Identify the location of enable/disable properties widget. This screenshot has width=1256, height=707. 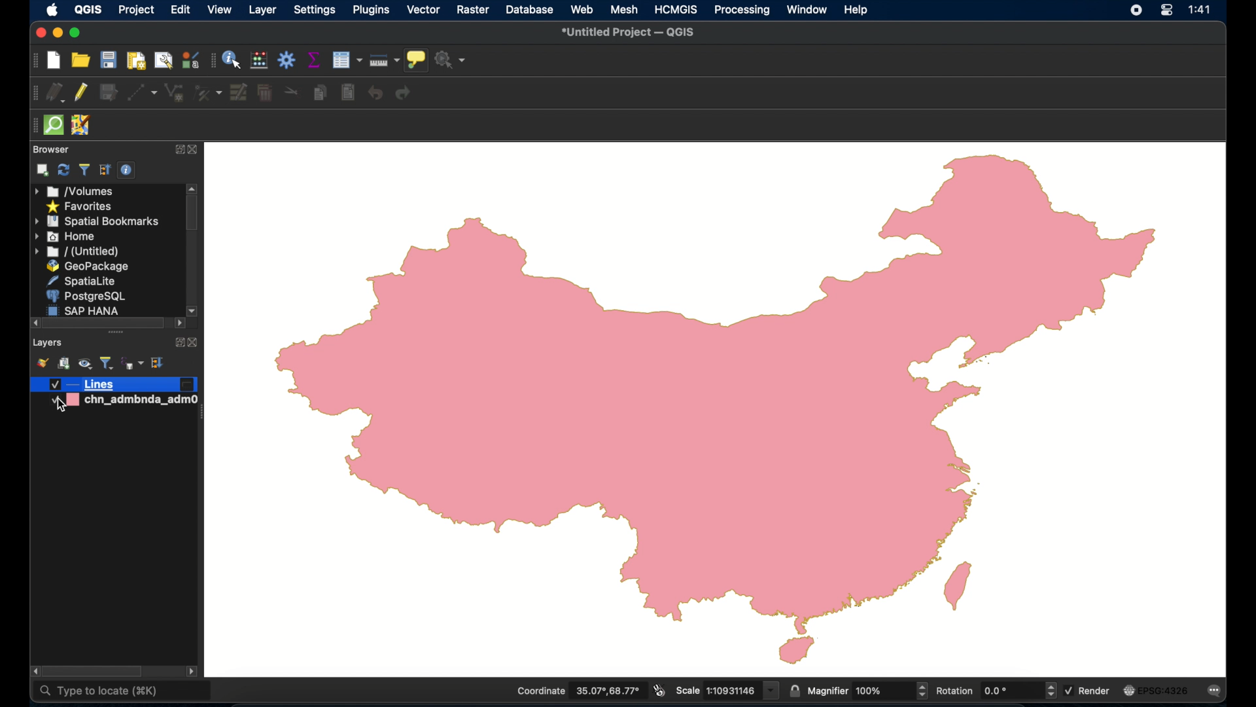
(128, 170).